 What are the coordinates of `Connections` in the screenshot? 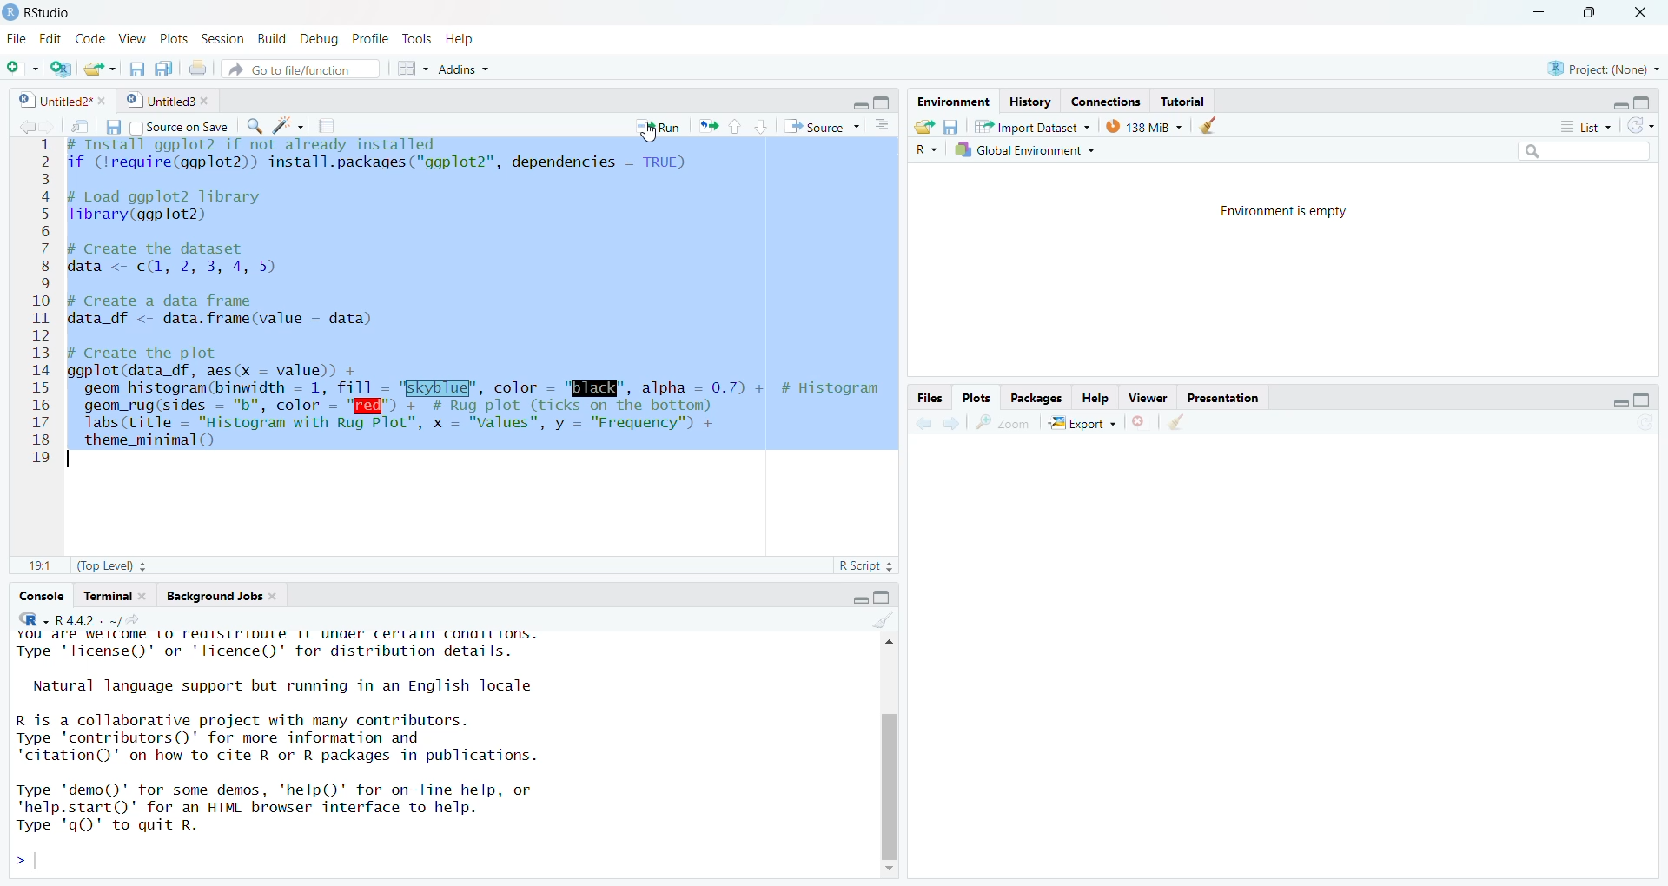 It's located at (1102, 102).